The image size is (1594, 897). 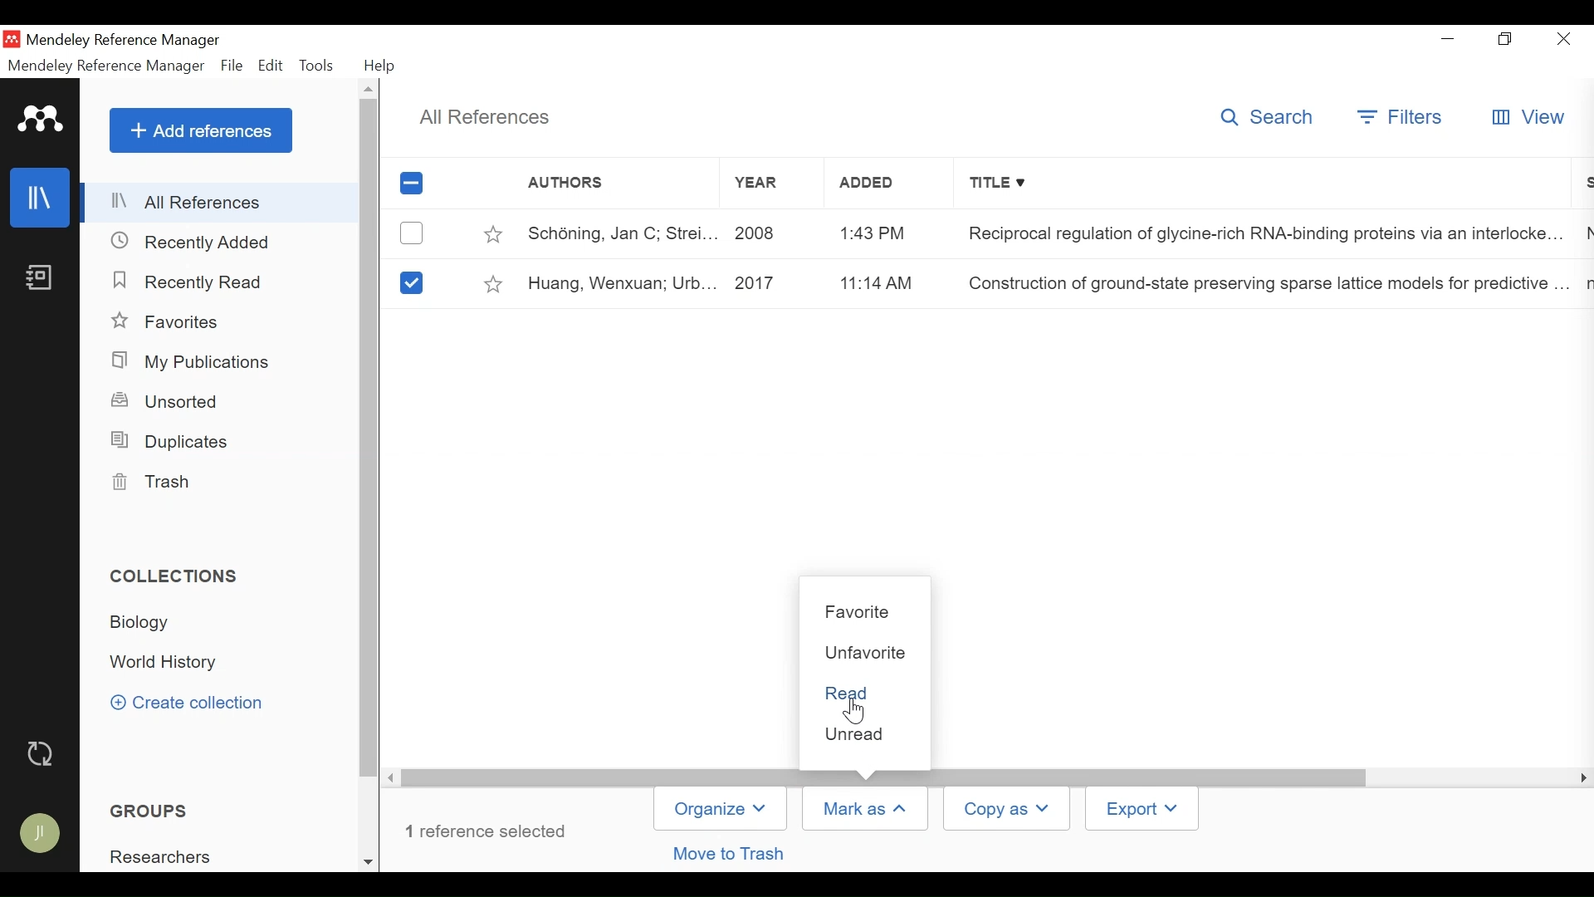 I want to click on GROUPS, so click(x=158, y=811).